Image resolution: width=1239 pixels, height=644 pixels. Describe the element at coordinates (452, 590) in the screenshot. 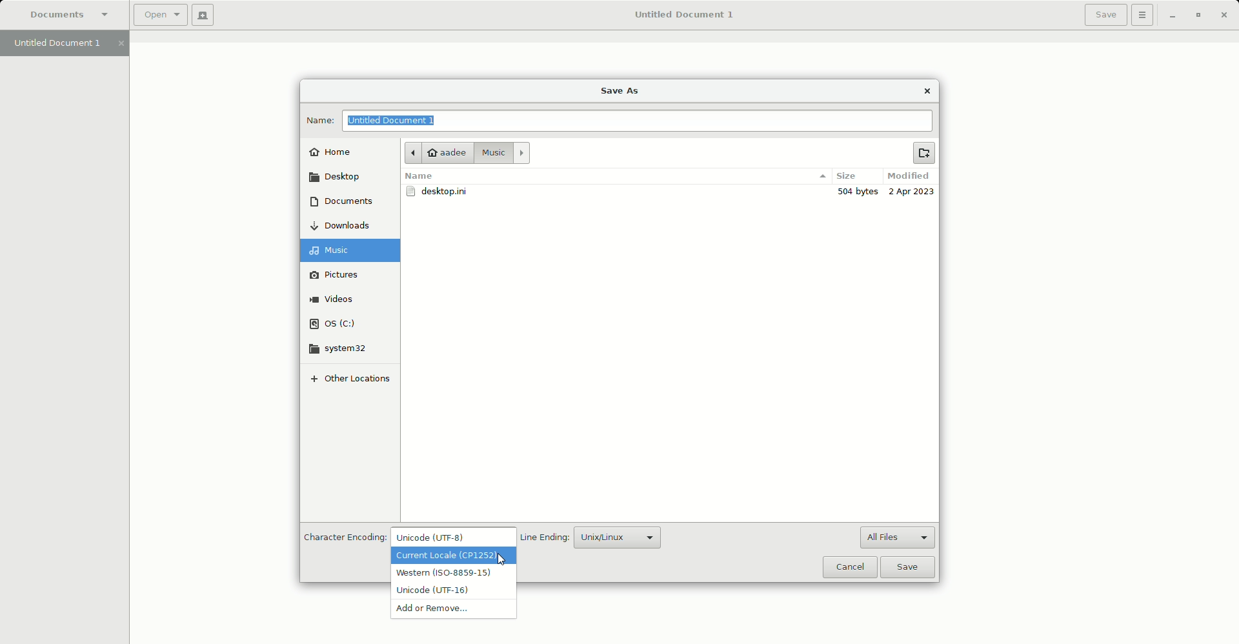

I see `Unicode` at that location.